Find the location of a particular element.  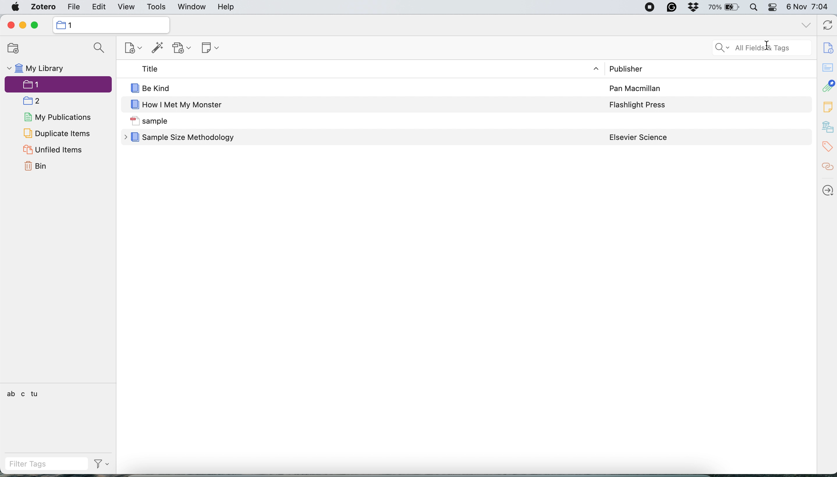

add item by identifier is located at coordinates (158, 48).